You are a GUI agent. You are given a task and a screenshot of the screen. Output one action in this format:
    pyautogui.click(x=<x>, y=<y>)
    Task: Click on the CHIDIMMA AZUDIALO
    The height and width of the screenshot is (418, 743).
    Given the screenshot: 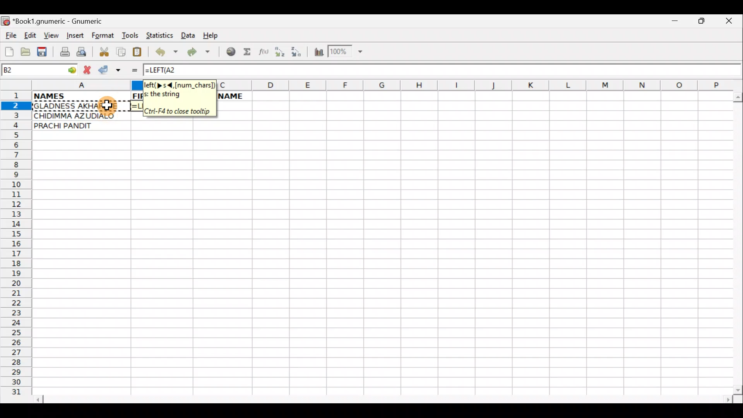 What is the action you would take?
    pyautogui.click(x=80, y=116)
    